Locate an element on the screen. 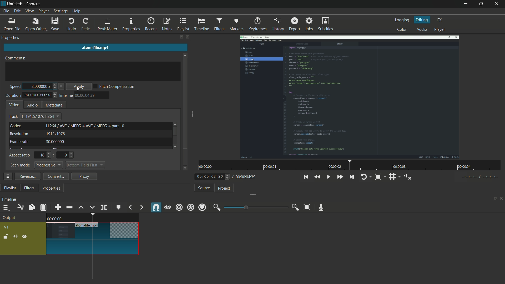 The image size is (505, 284). playlist is located at coordinates (10, 188).